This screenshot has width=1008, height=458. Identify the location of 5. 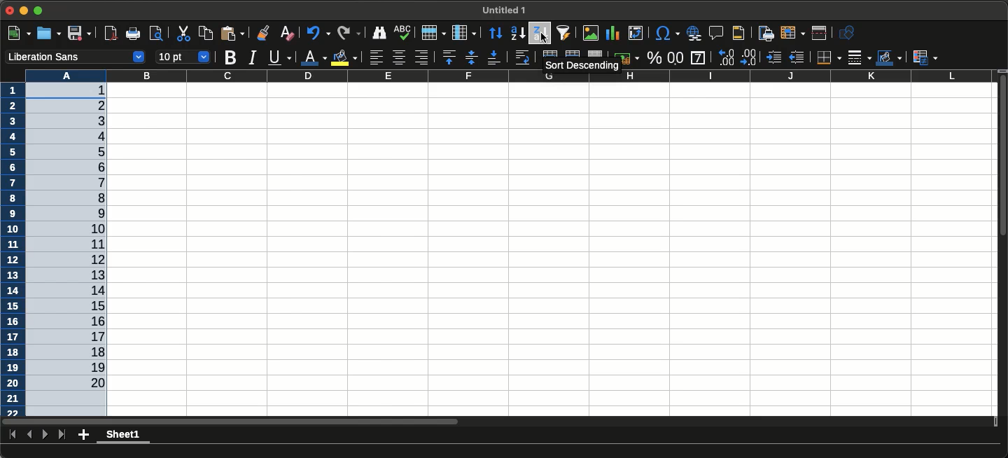
(94, 153).